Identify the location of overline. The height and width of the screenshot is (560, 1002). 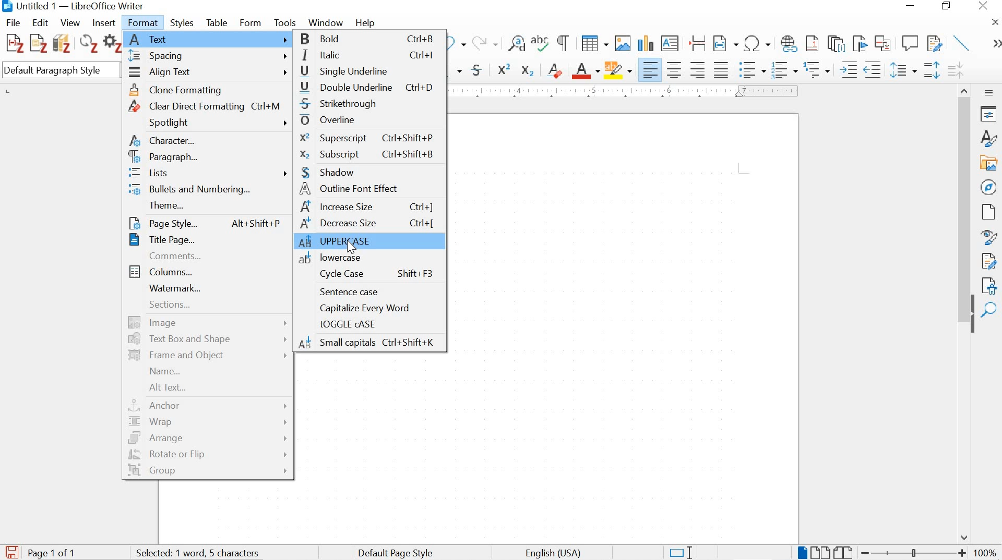
(368, 120).